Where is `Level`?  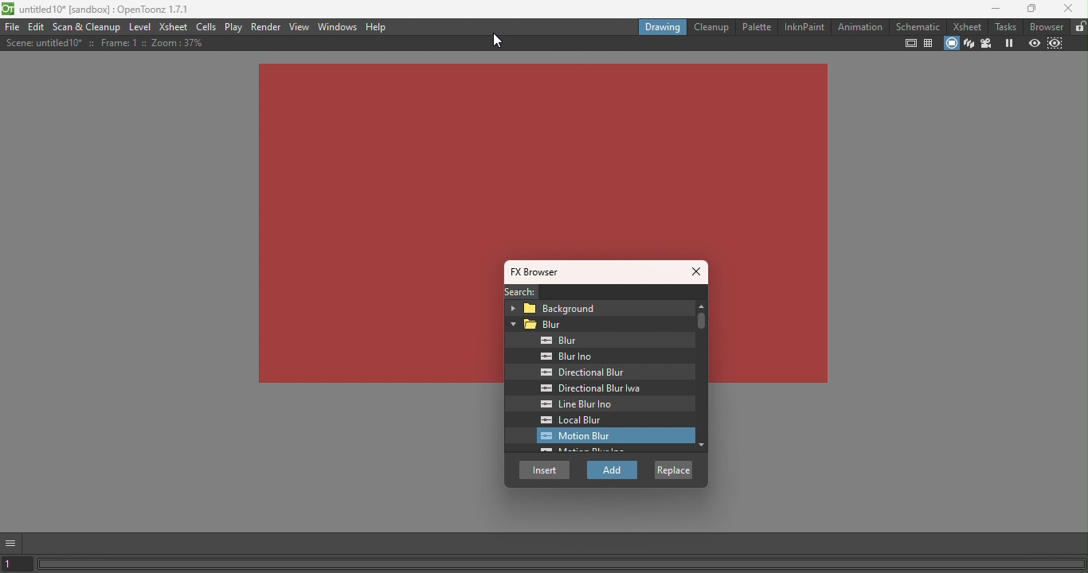
Level is located at coordinates (140, 28).